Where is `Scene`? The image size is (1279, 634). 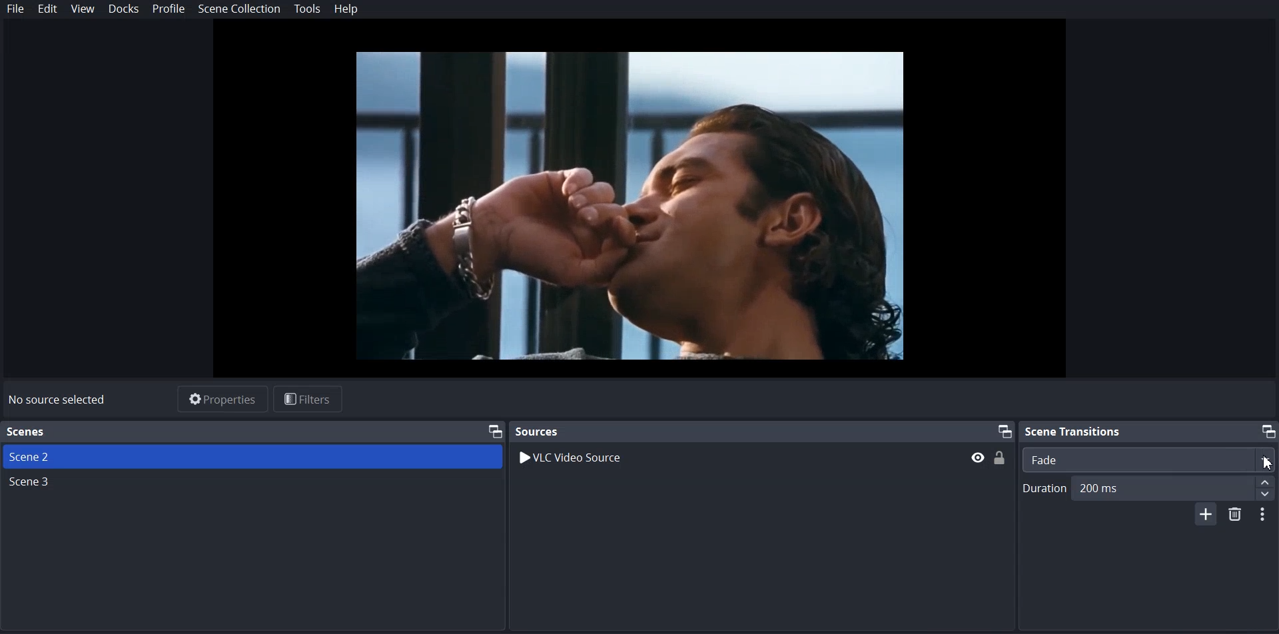 Scene is located at coordinates (33, 482).